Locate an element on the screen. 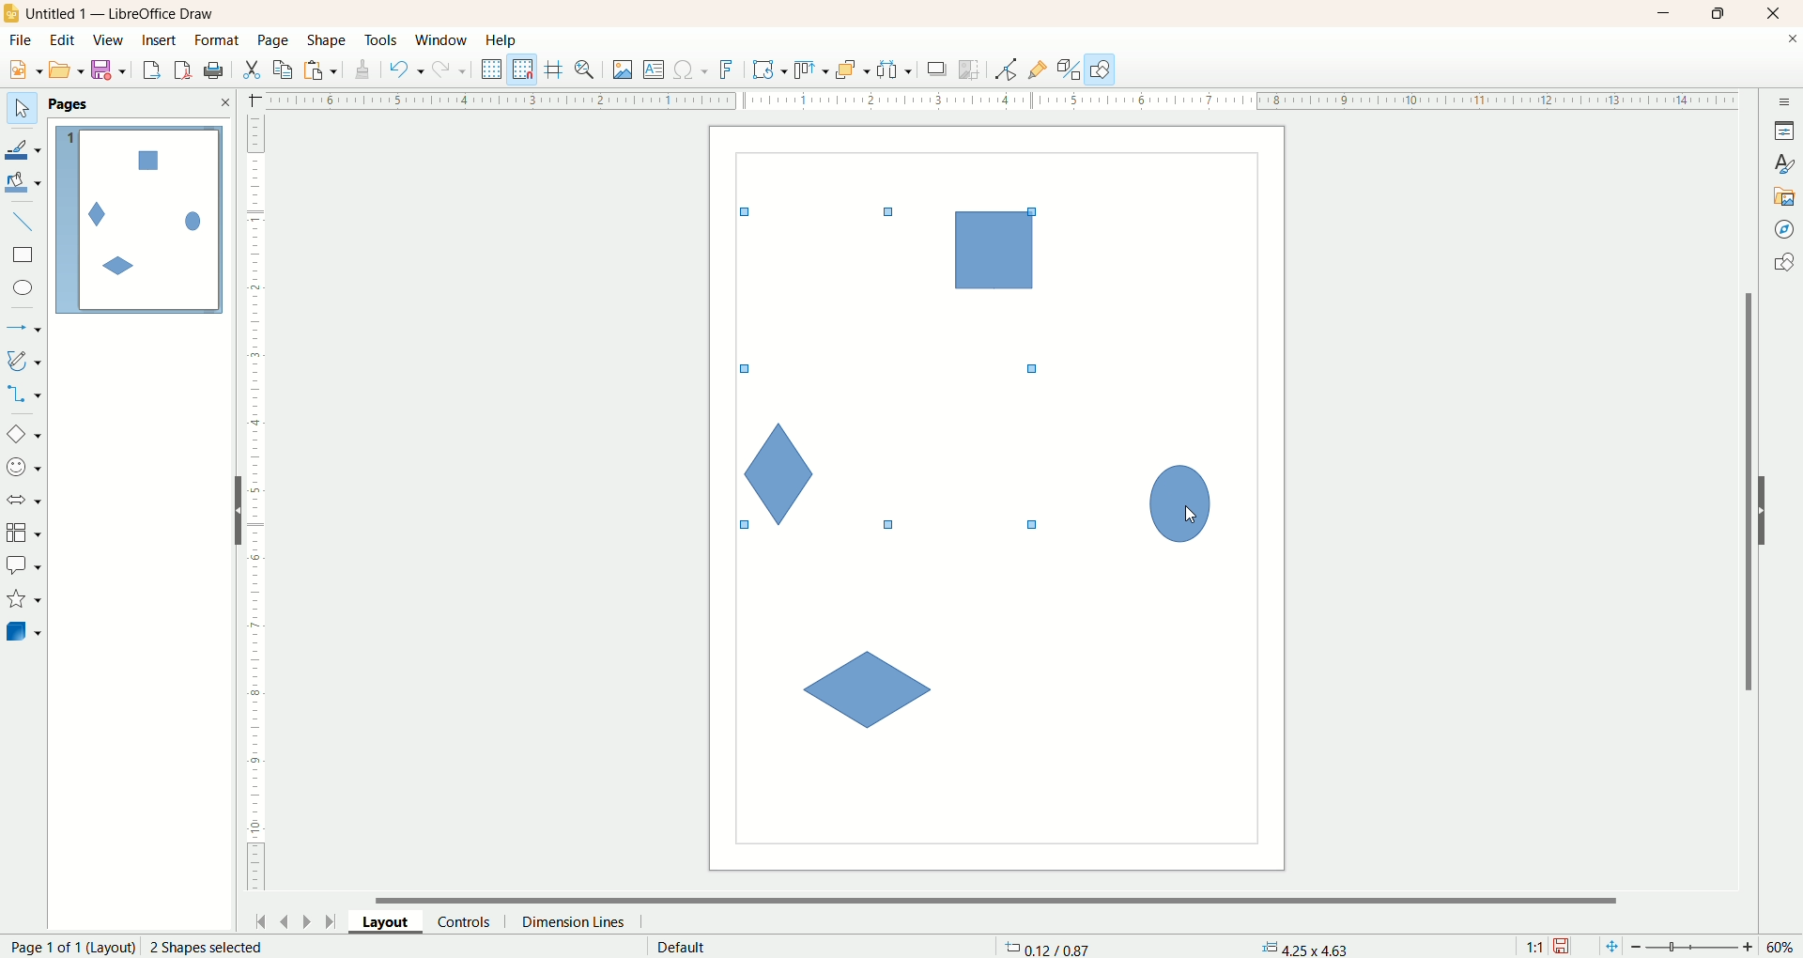  select is located at coordinates (22, 109).